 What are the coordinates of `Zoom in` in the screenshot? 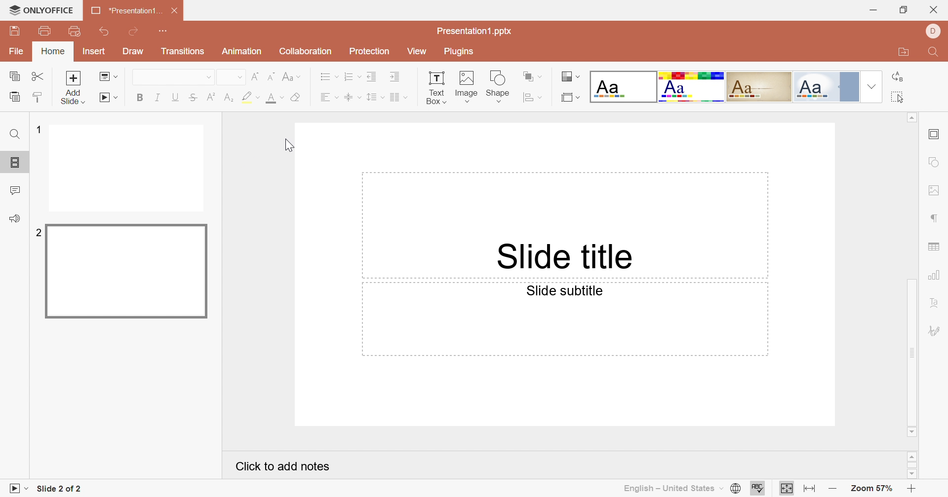 It's located at (913, 490).